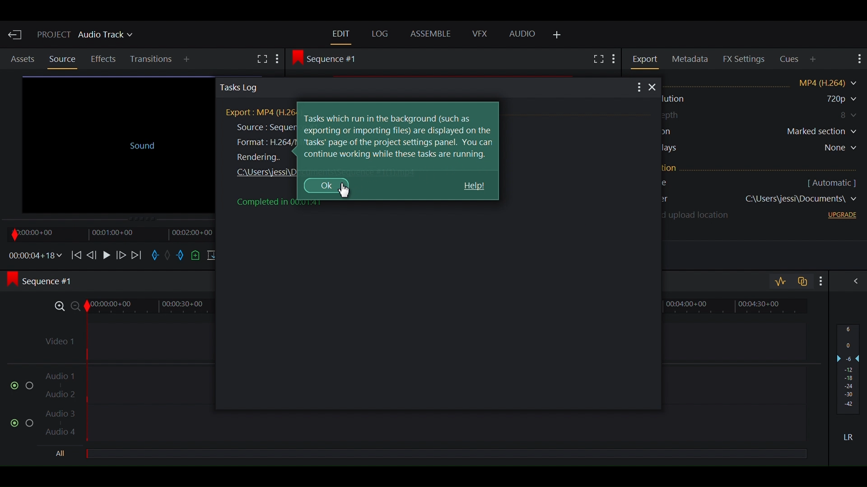 This screenshot has height=487, width=867. I want to click on OK, so click(324, 185).